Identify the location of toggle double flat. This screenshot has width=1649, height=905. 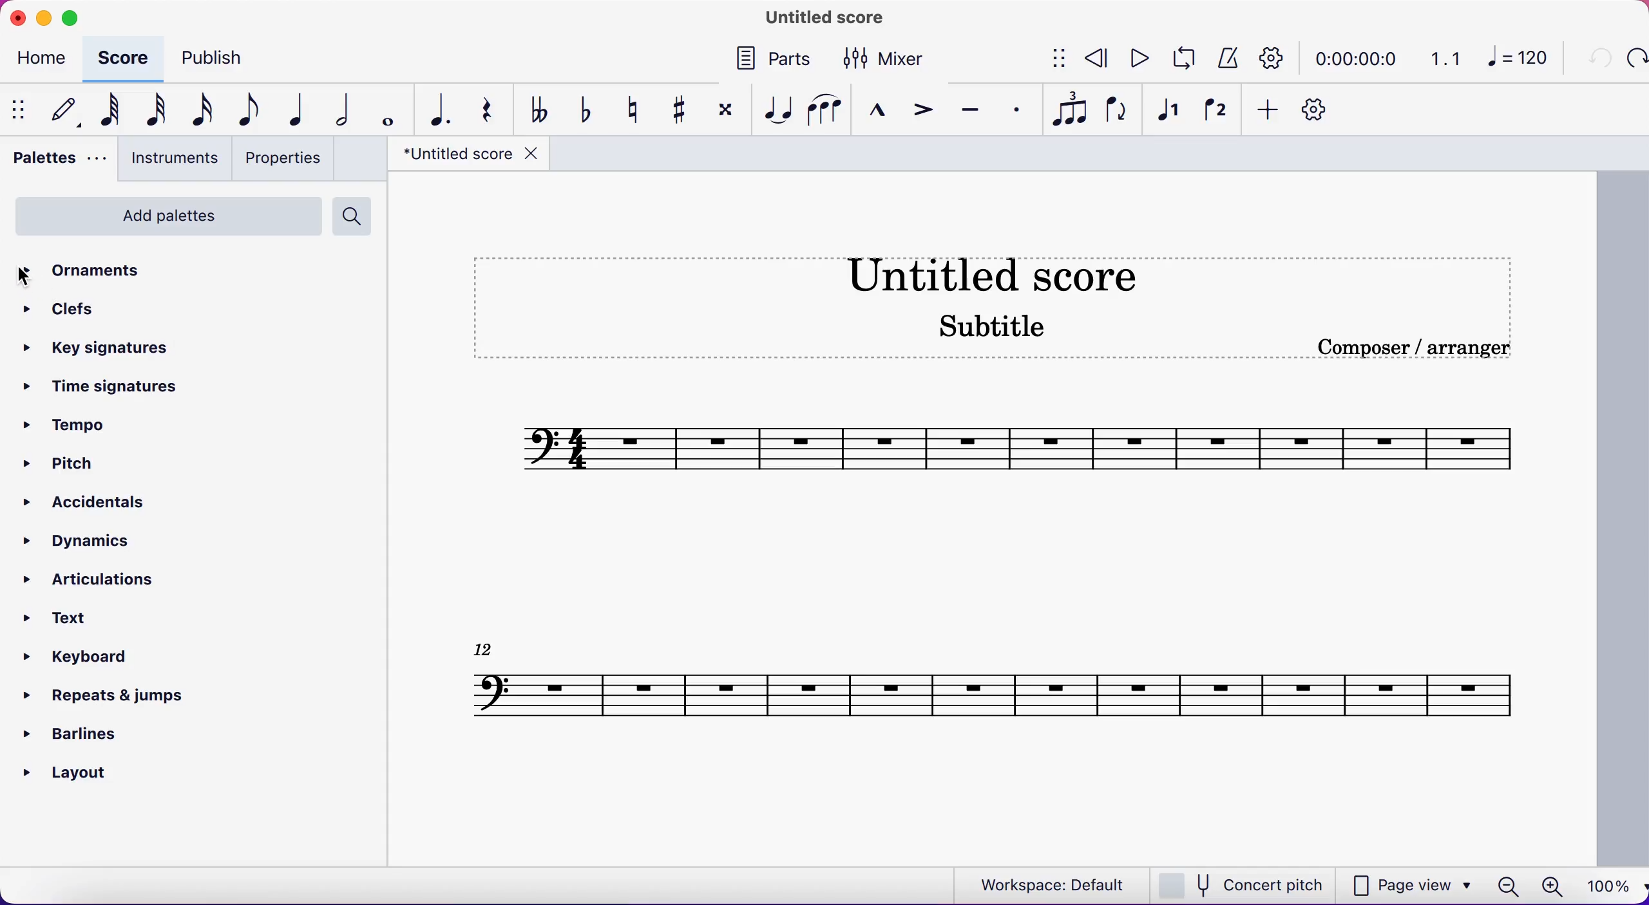
(539, 109).